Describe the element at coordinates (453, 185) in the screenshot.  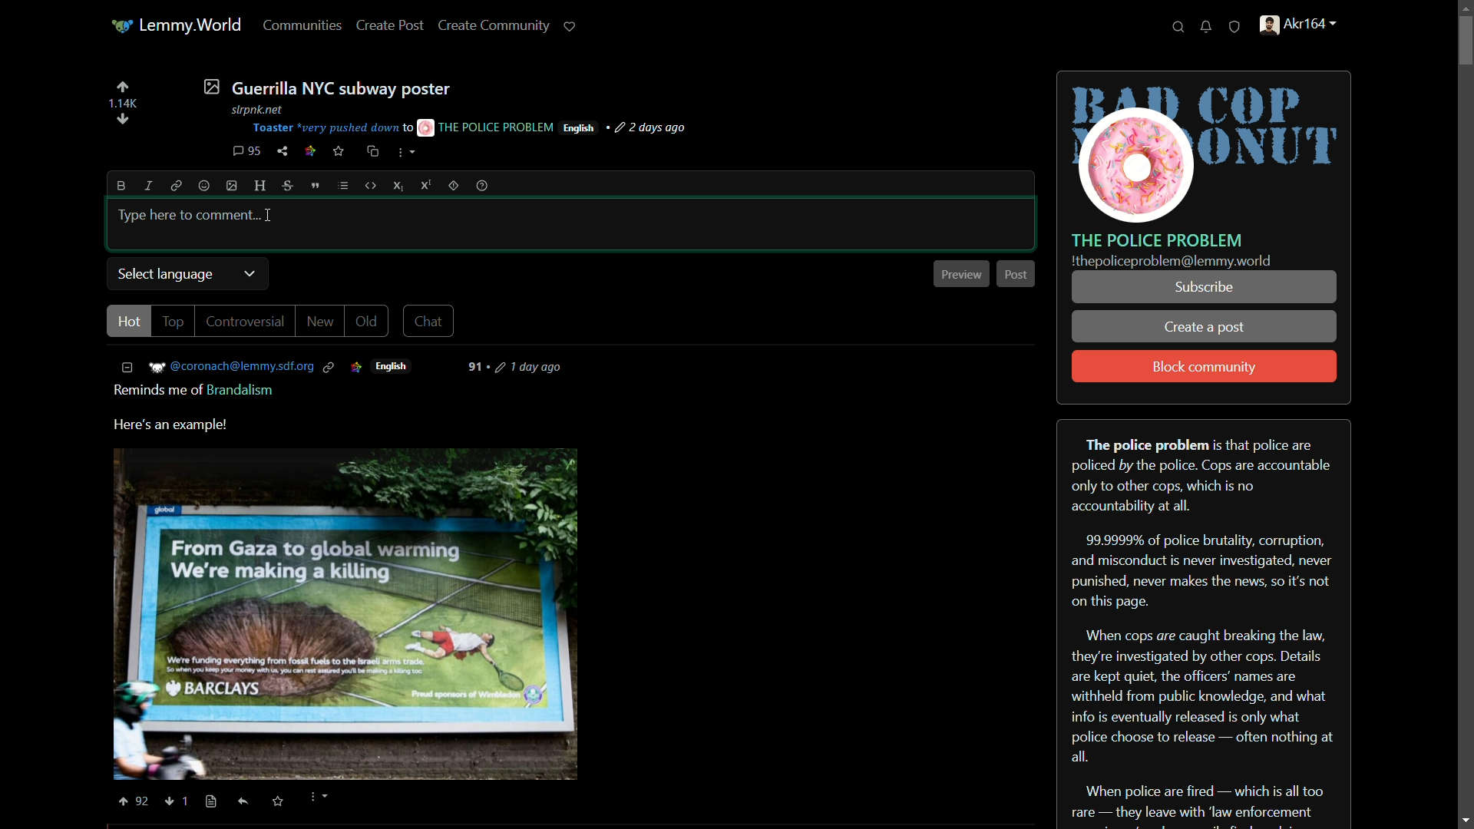
I see `spoiler` at that location.